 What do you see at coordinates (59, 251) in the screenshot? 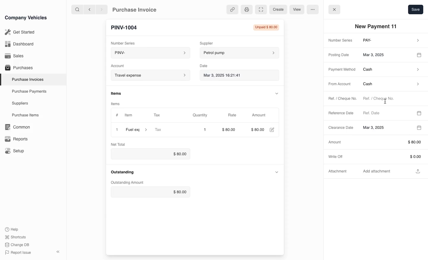
I see `close sidebar` at bounding box center [59, 251].